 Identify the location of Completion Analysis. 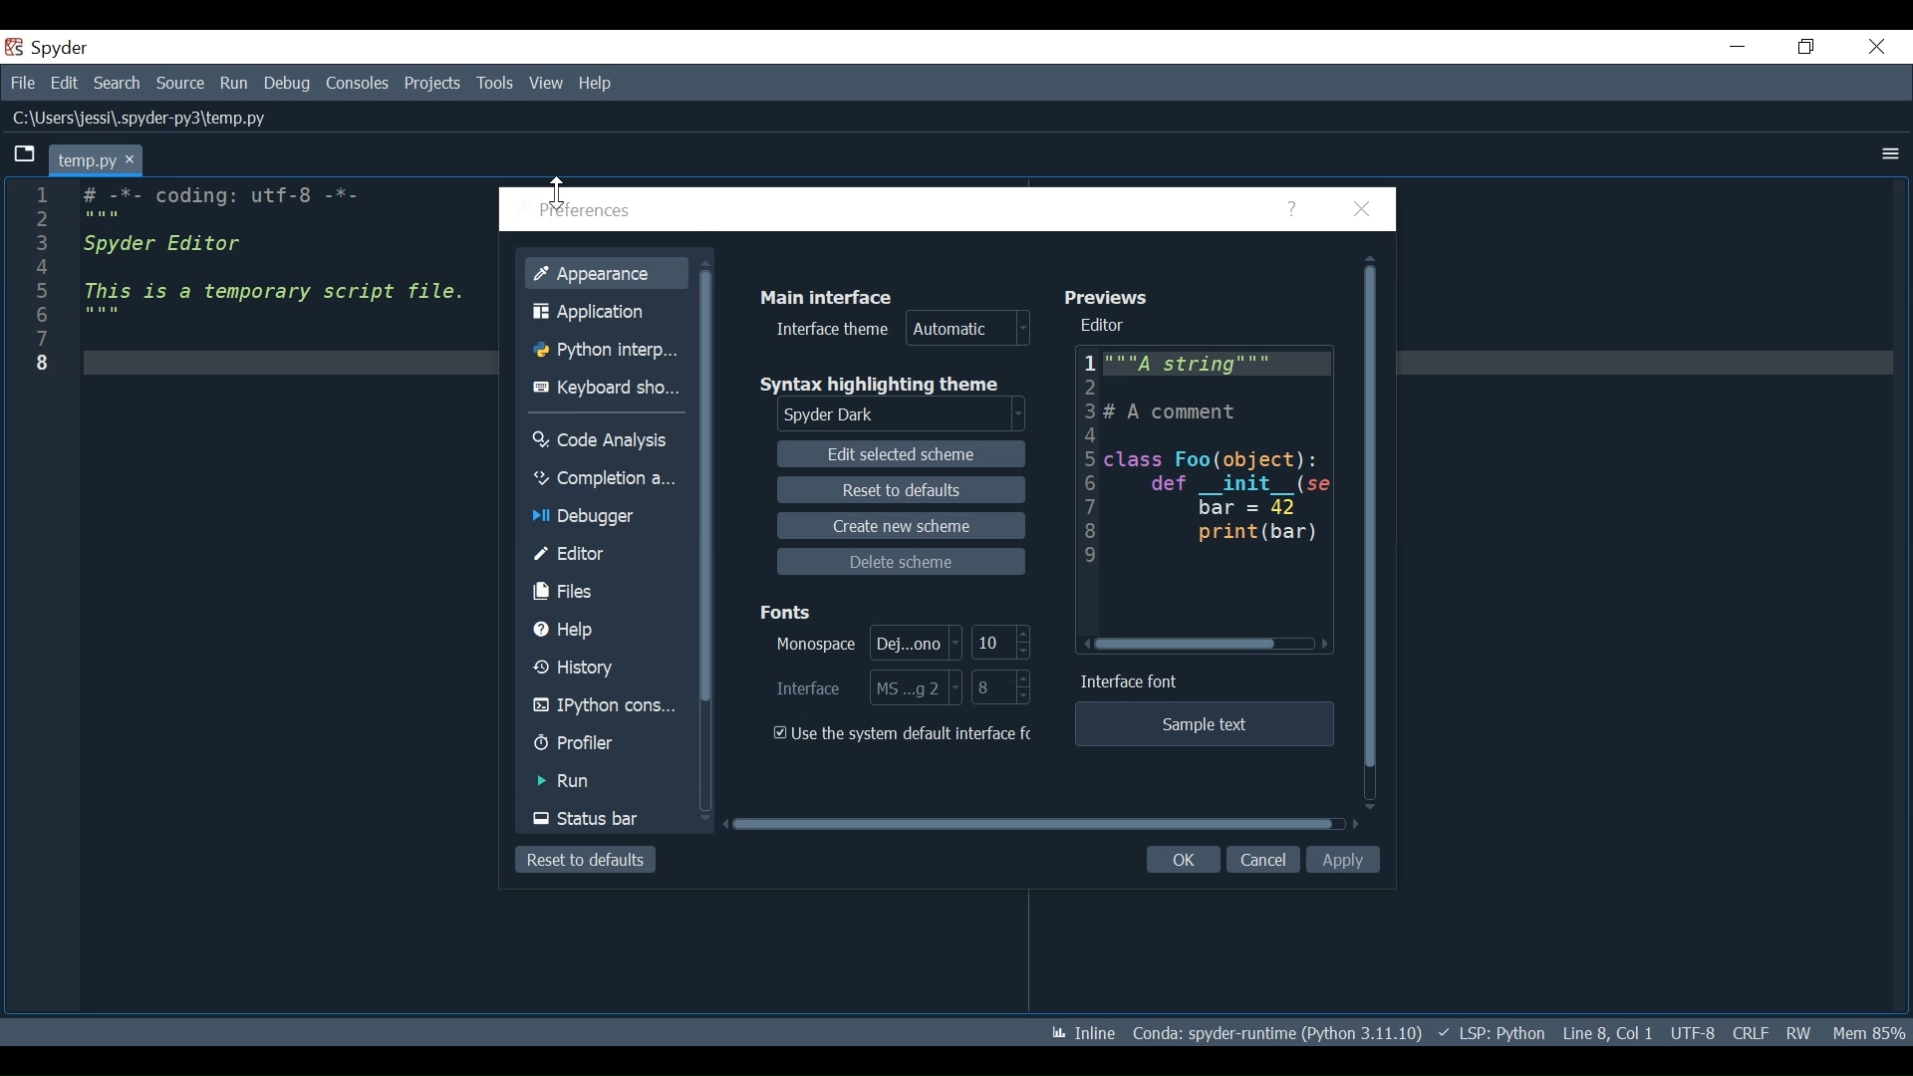
(605, 478).